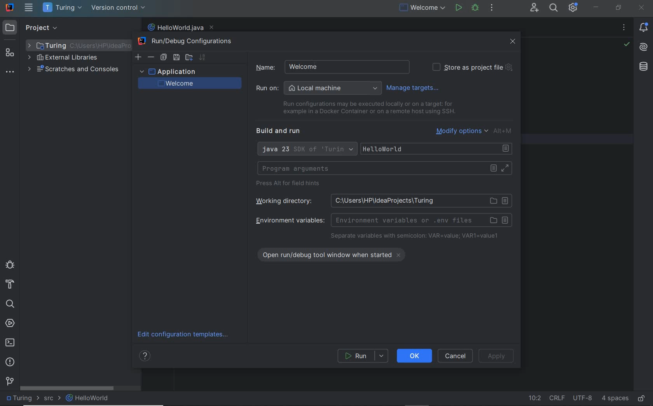 The image size is (653, 406). What do you see at coordinates (645, 28) in the screenshot?
I see `notifications` at bounding box center [645, 28].